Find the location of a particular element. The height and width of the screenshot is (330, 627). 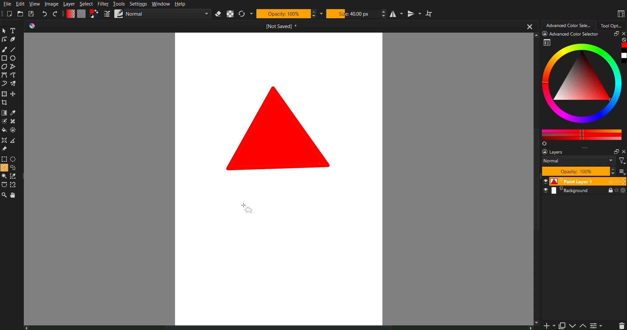

Color Settings is located at coordinates (83, 14).